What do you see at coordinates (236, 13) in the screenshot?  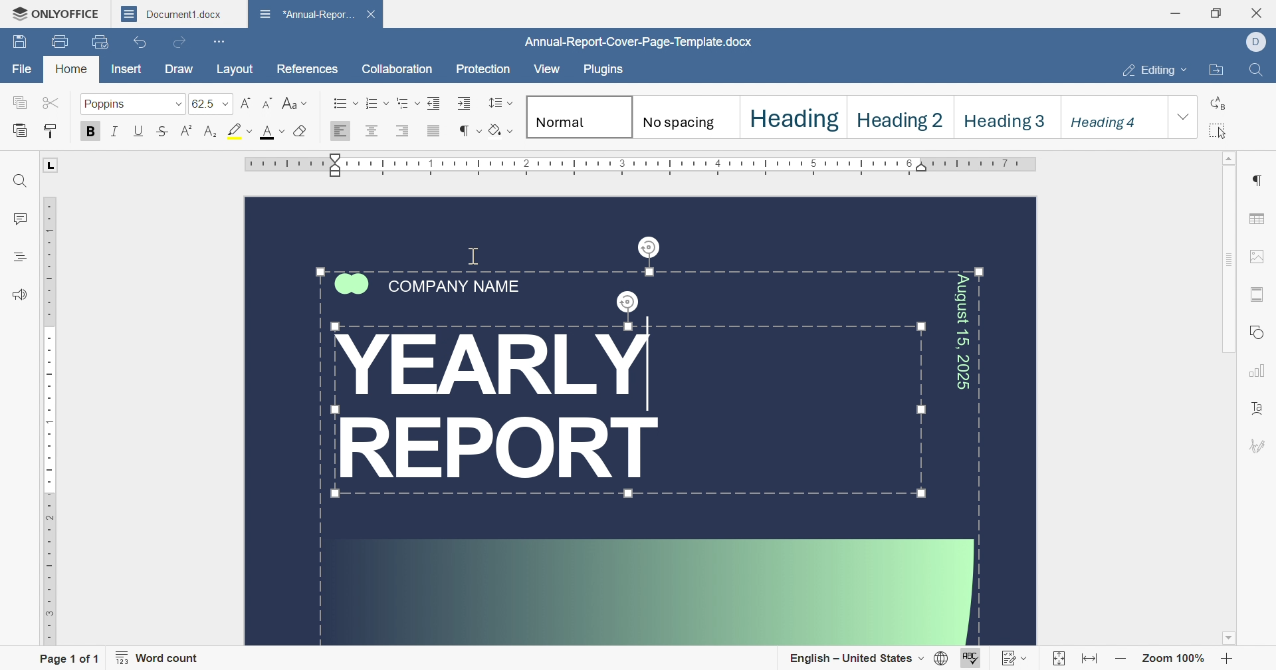 I see `close` at bounding box center [236, 13].